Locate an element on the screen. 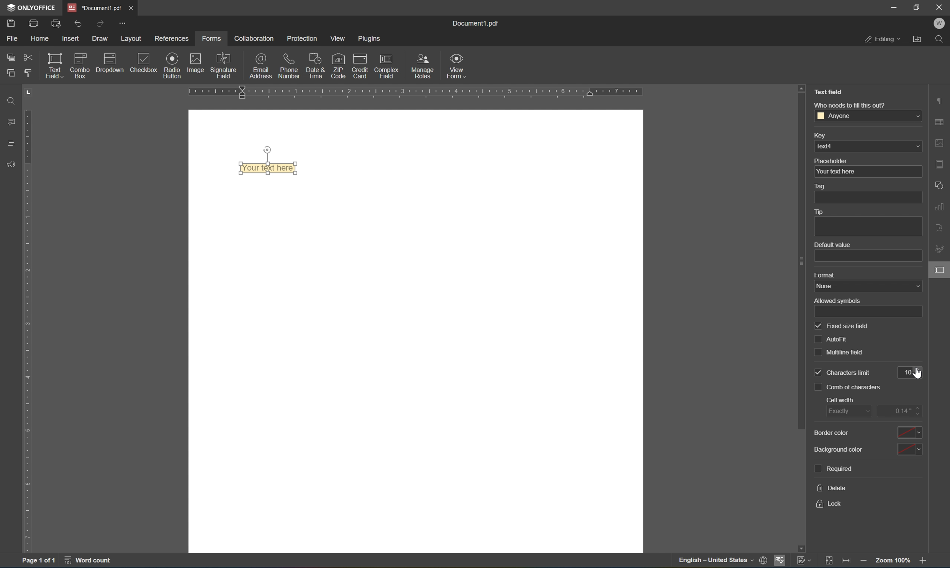 Image resolution: width=950 pixels, height=568 pixels. Close is located at coordinates (131, 7).